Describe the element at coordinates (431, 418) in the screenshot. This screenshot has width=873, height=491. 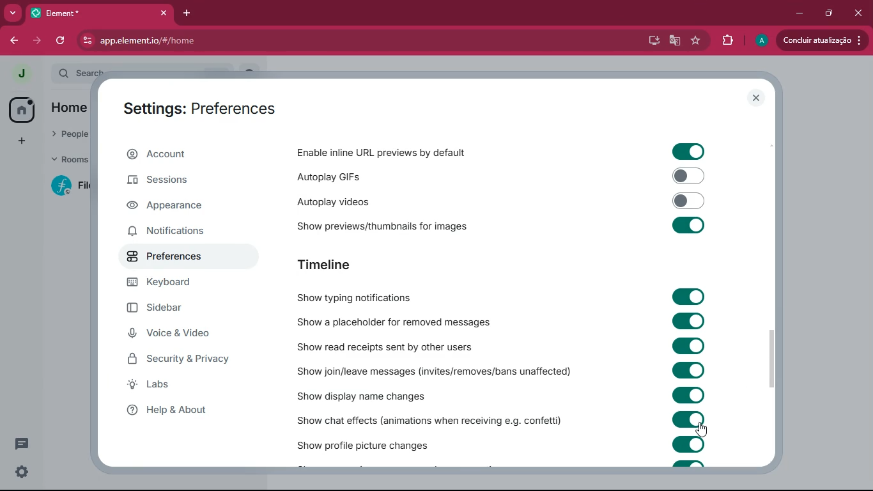
I see `show chat effects (animations when receiving e.g. confetti)` at that location.